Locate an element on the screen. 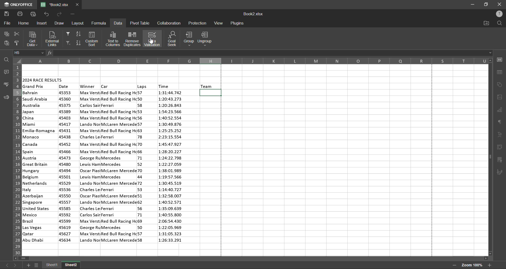 The width and height of the screenshot is (506, 269). maximize is located at coordinates (487, 4).